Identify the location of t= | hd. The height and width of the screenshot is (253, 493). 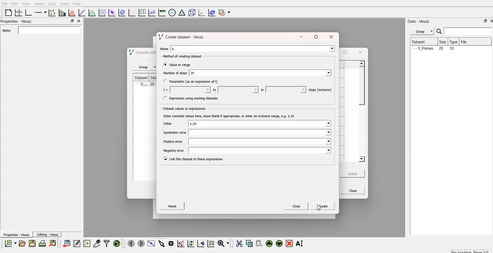
(185, 90).